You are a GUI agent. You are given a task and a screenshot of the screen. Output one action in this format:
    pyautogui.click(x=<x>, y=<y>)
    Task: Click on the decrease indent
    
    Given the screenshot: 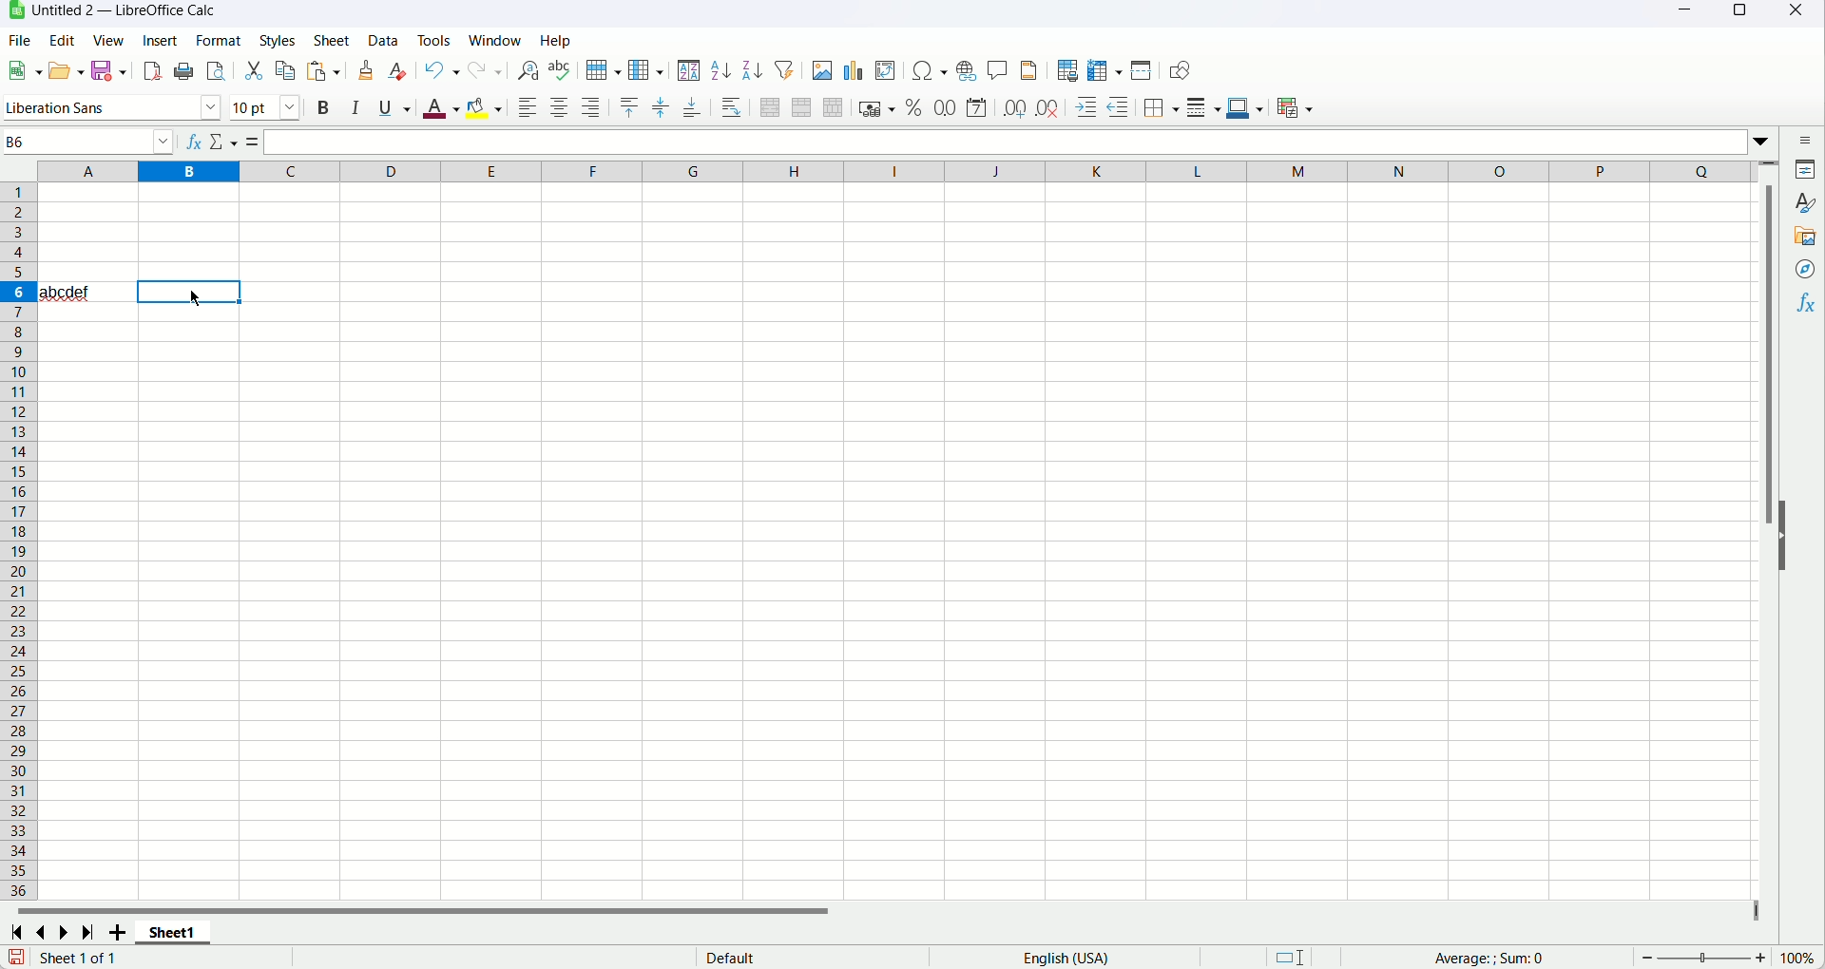 What is the action you would take?
    pyautogui.click(x=1120, y=106)
    